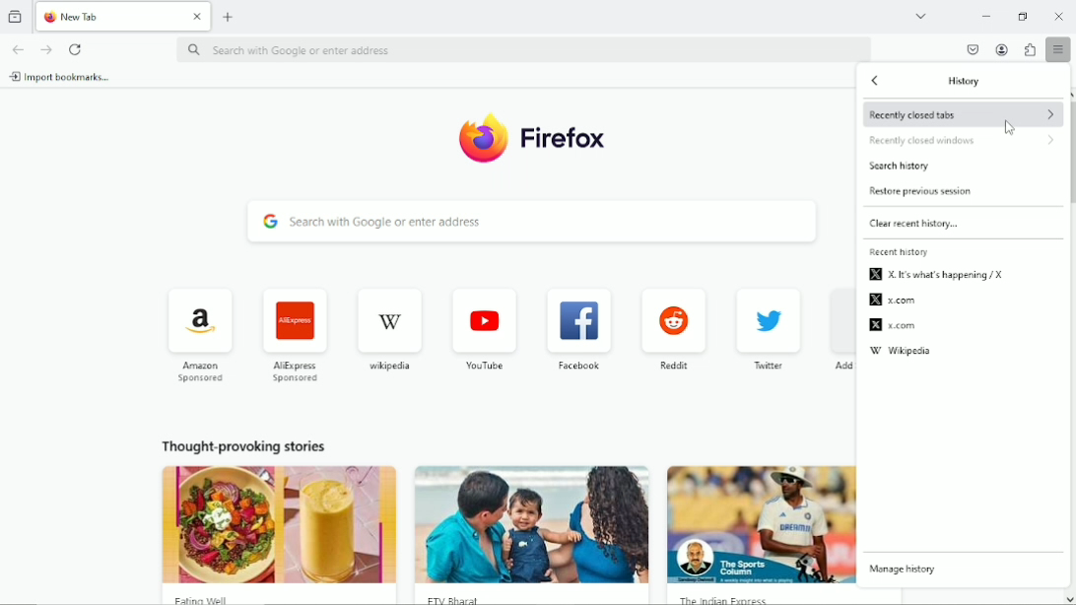 The image size is (1076, 605). What do you see at coordinates (1022, 18) in the screenshot?
I see `restore down` at bounding box center [1022, 18].